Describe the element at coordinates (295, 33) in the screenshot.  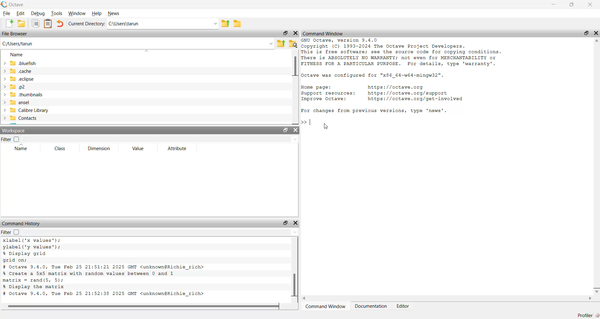
I see `close` at that location.